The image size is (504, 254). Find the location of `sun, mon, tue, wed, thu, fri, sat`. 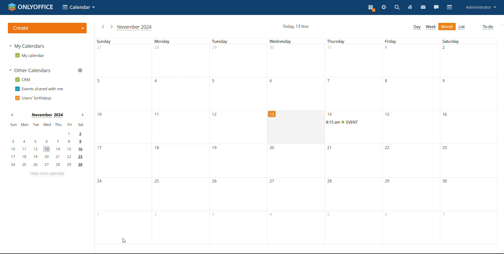

sun, mon, tue, wed, thu, fri, sat is located at coordinates (46, 125).